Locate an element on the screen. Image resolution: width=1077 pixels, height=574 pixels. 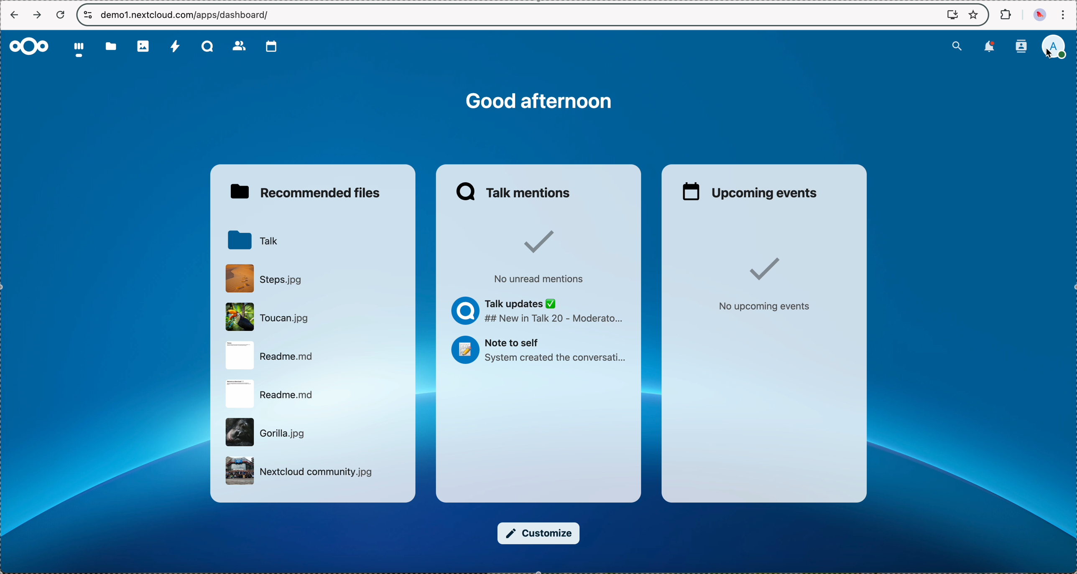
talk updates is located at coordinates (540, 311).